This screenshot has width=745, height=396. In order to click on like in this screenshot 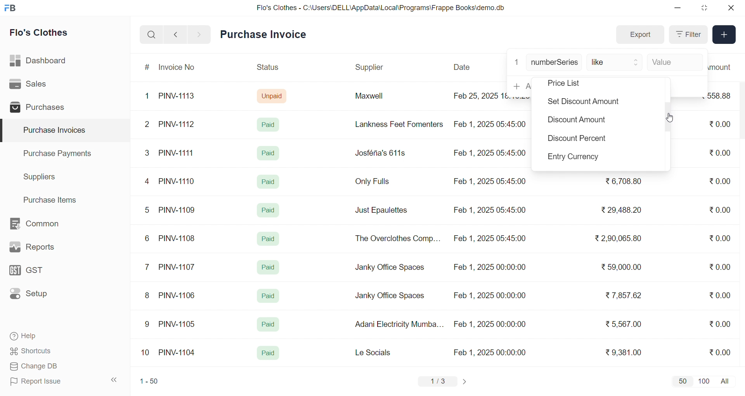, I will do `click(615, 63)`.